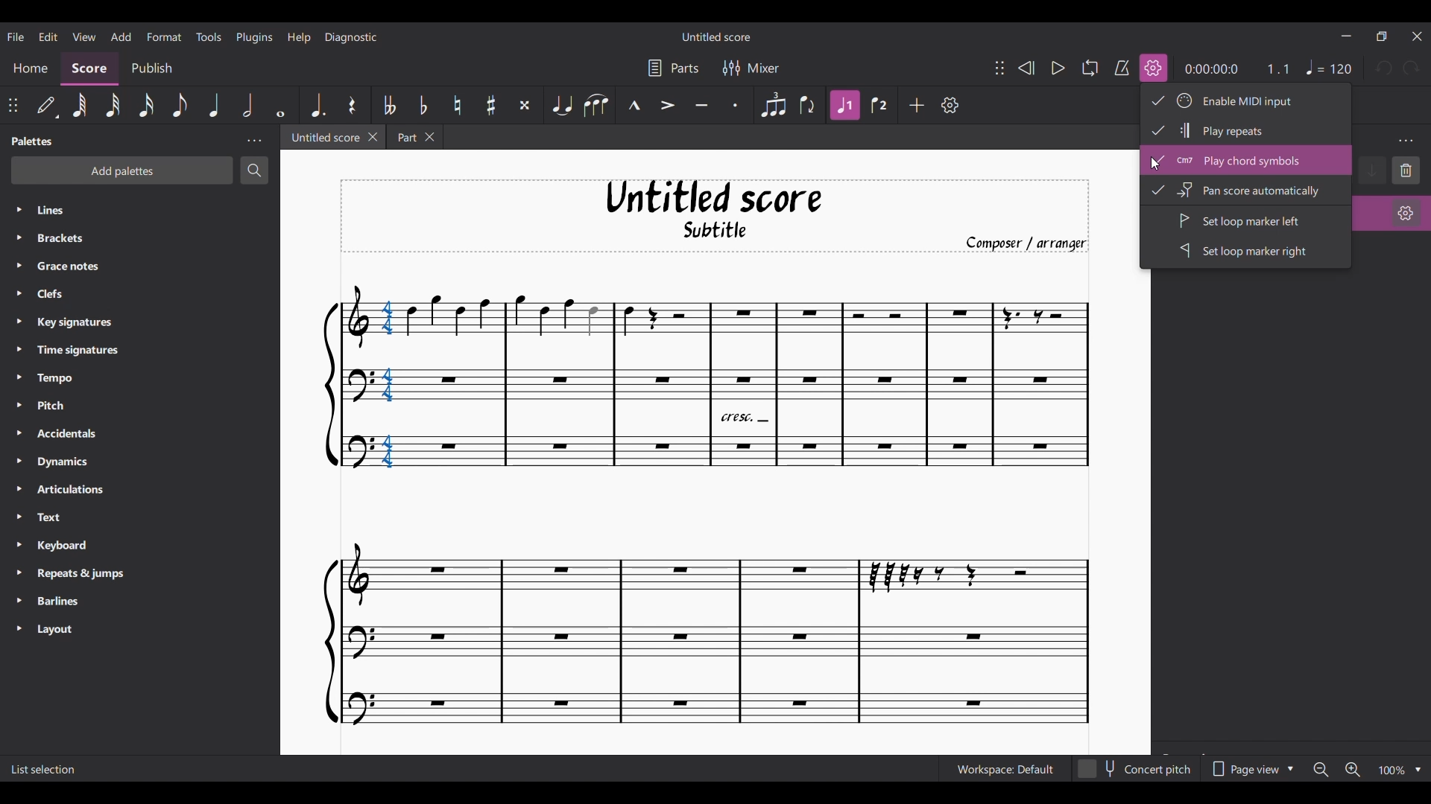 The height and width of the screenshot is (804, 1431). Describe the element at coordinates (1247, 220) in the screenshot. I see `Set loop marker left` at that location.